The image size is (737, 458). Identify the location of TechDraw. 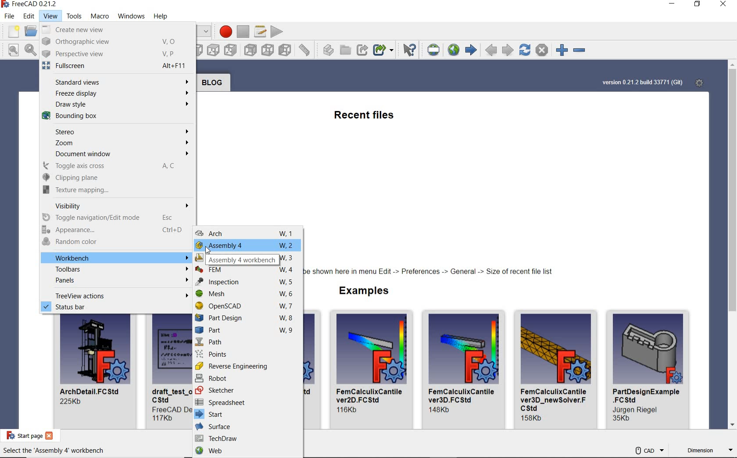
(247, 438).